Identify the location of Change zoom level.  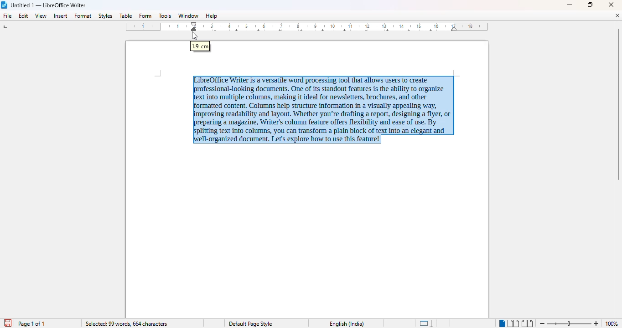
(569, 322).